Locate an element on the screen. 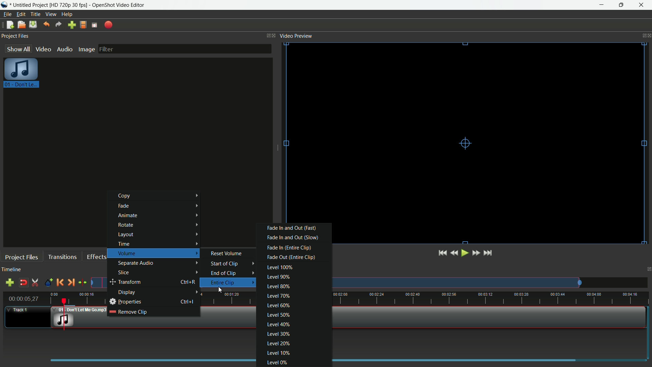 The width and height of the screenshot is (652, 367). reset volume is located at coordinates (227, 253).